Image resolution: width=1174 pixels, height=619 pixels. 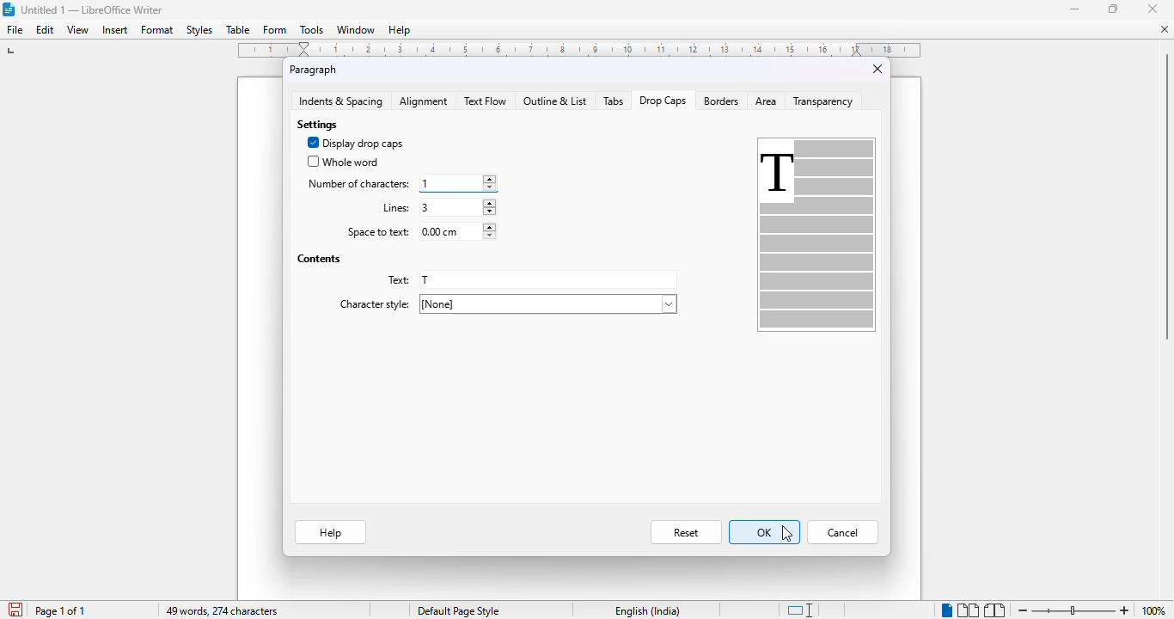 What do you see at coordinates (508, 303) in the screenshot?
I see `character style: [None]` at bounding box center [508, 303].